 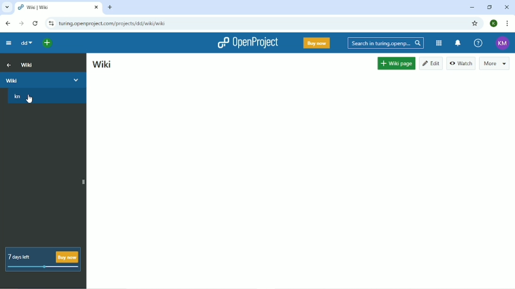 I want to click on Up, so click(x=9, y=64).